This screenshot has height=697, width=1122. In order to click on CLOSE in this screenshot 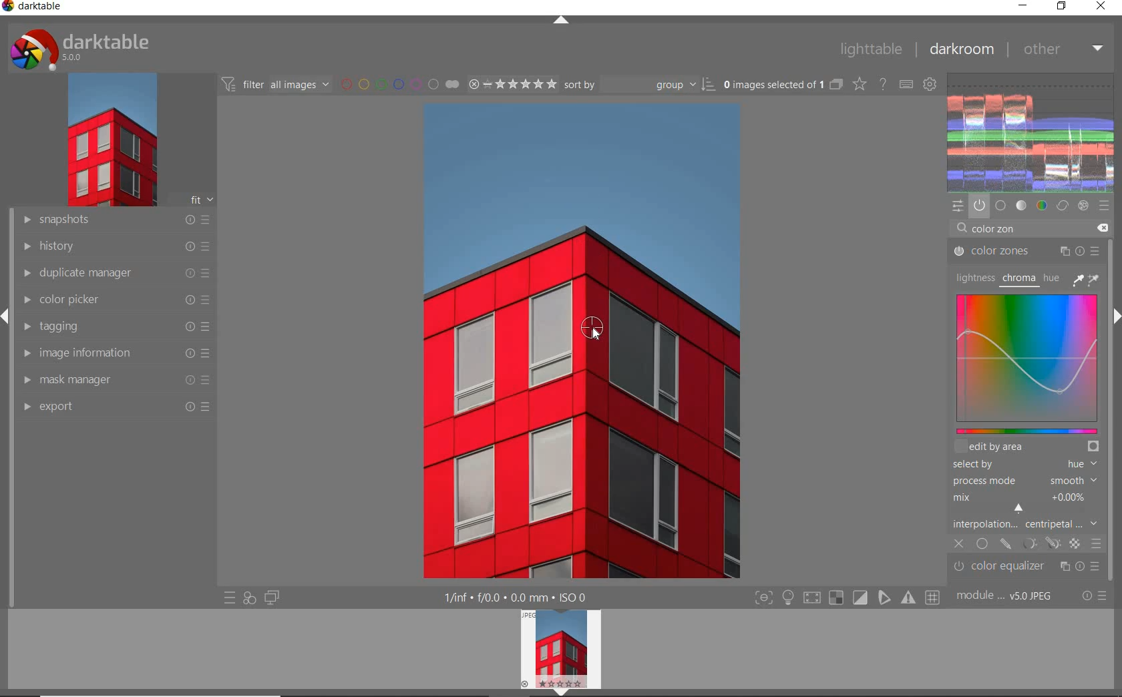, I will do `click(959, 544)`.